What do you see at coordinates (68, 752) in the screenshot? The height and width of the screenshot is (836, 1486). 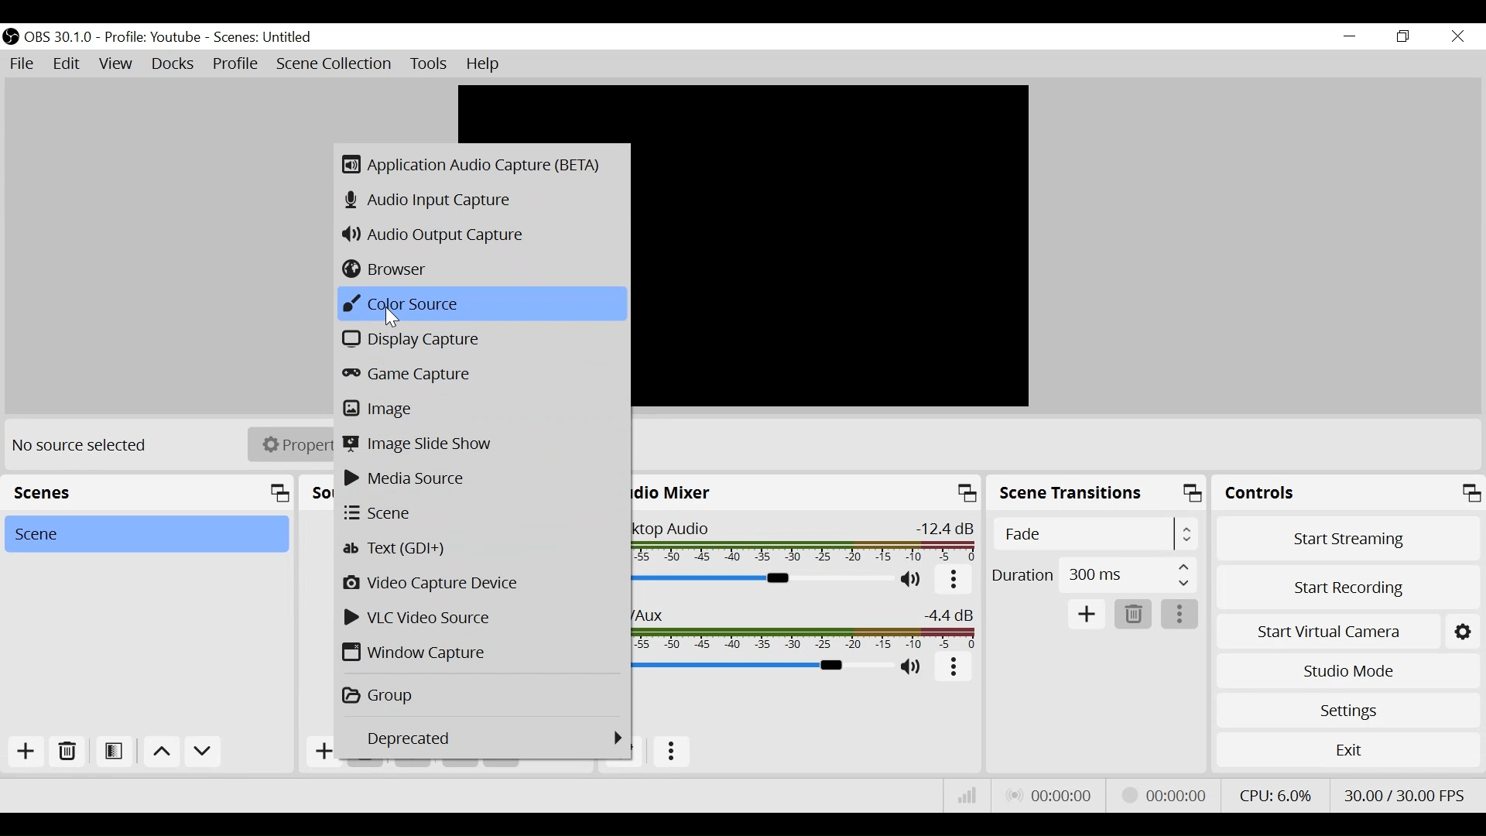 I see `Delete` at bounding box center [68, 752].